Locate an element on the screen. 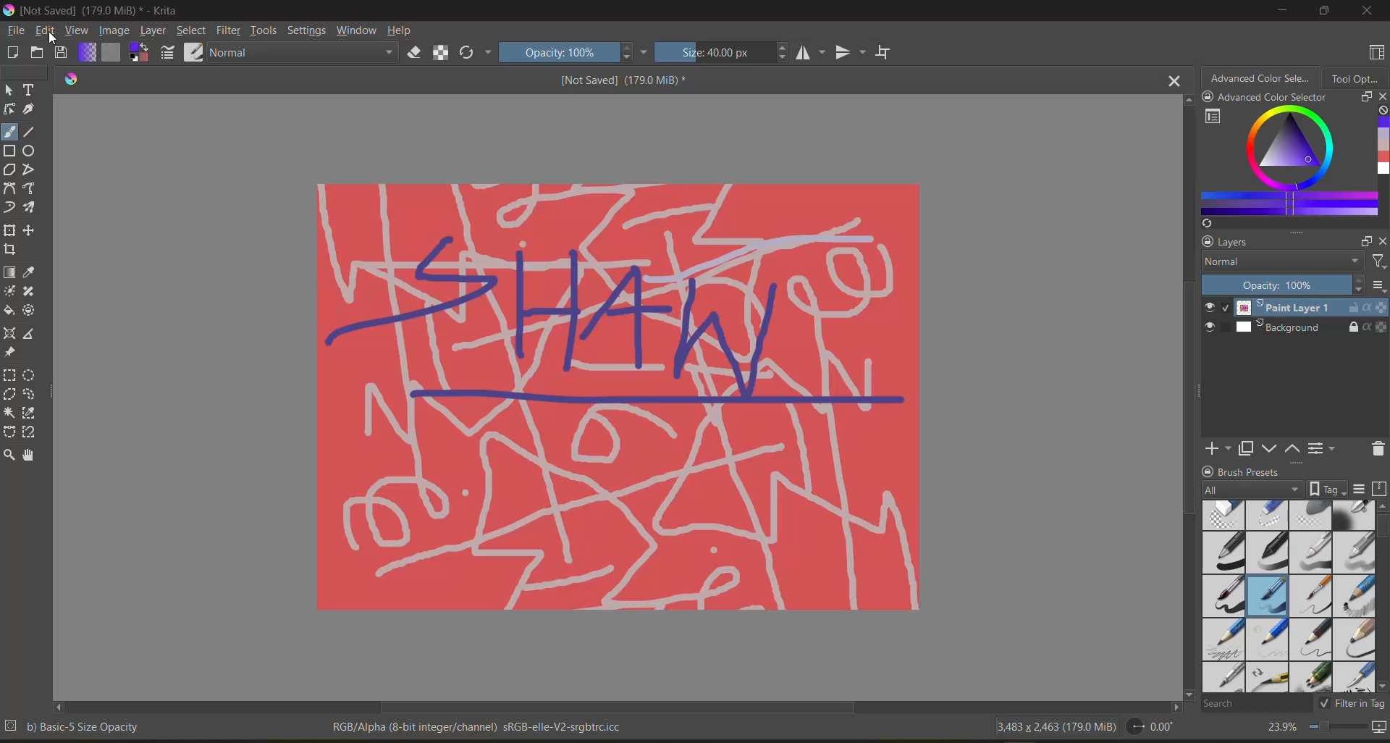  brush presets is located at coordinates (1286, 597).